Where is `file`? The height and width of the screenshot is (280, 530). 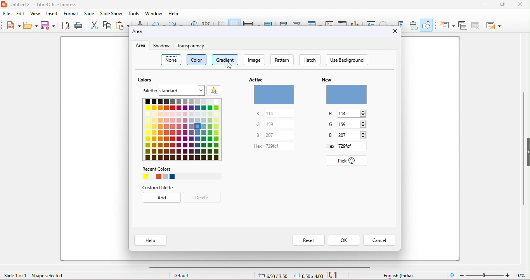 file is located at coordinates (7, 14).